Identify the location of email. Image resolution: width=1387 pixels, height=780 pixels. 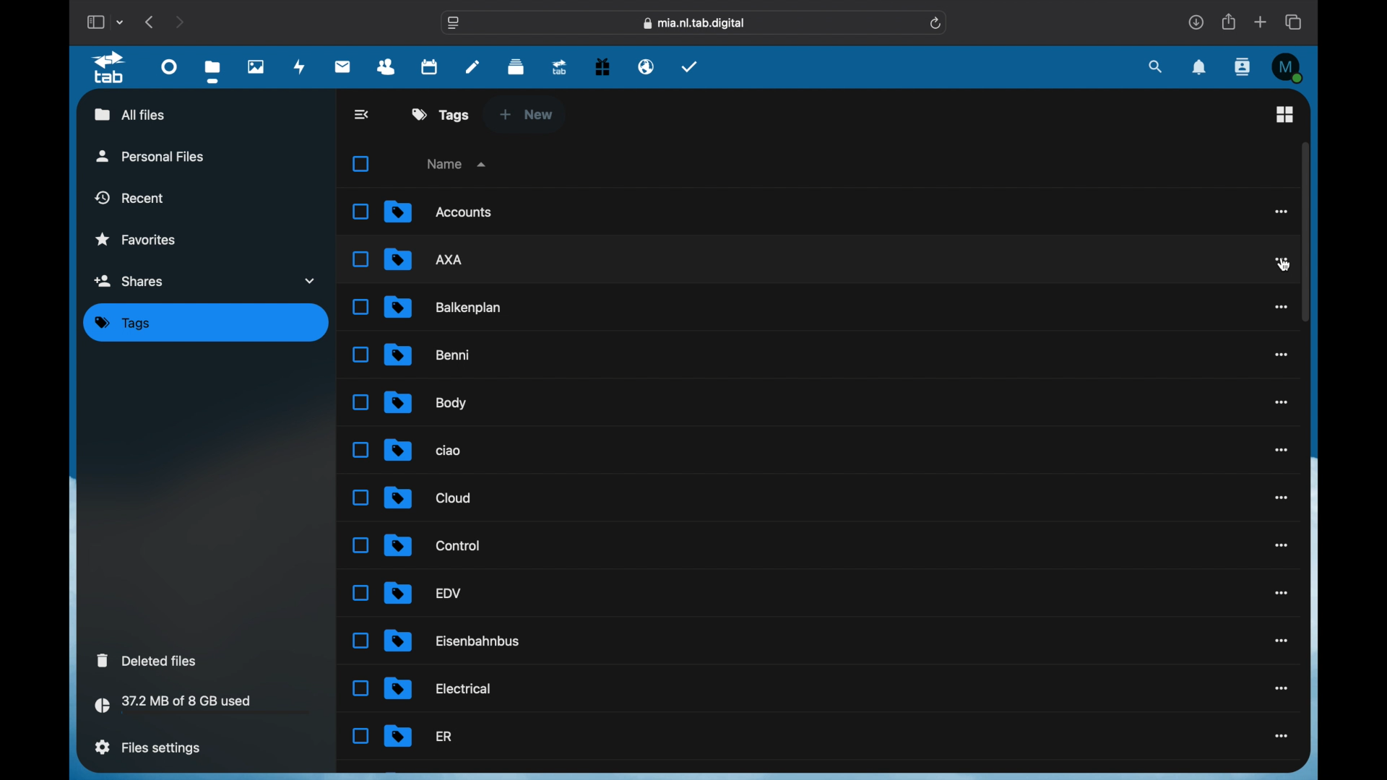
(646, 66).